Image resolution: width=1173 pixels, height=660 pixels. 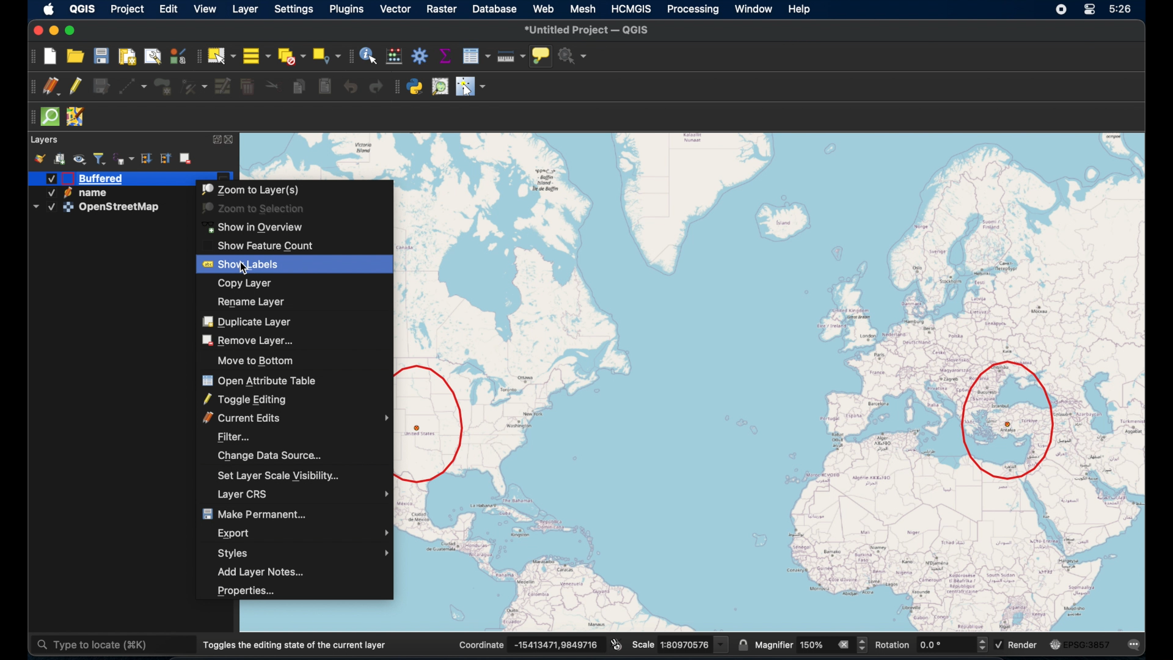 I want to click on toggles the editing state of the current layer, so click(x=296, y=645).